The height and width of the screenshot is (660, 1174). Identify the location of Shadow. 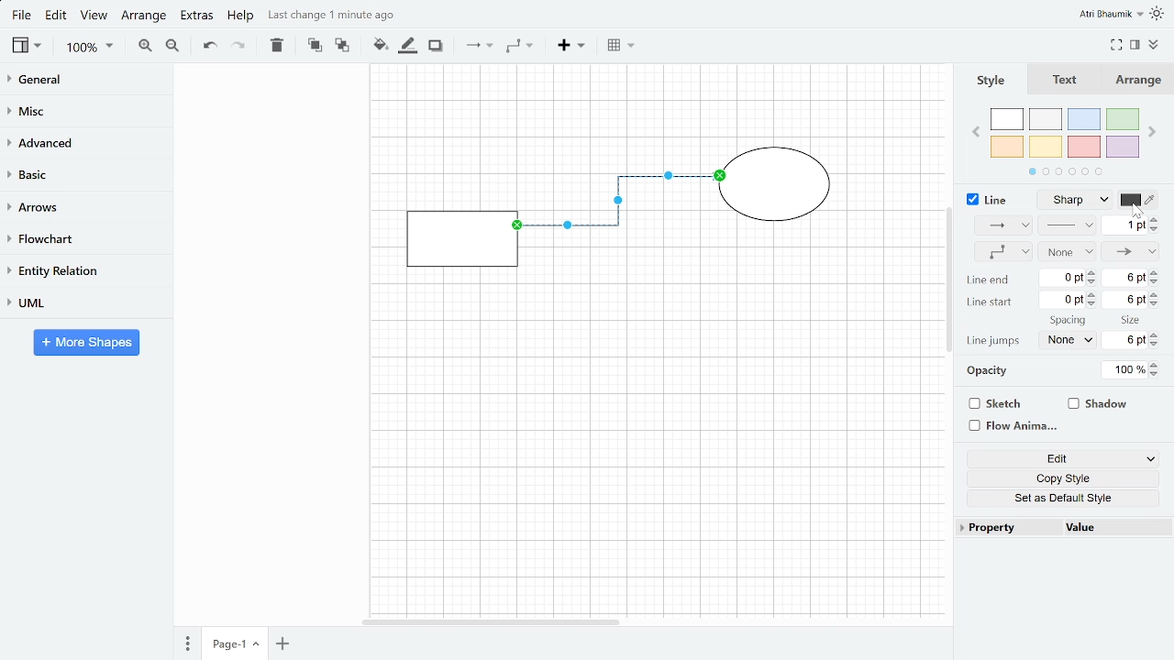
(435, 46).